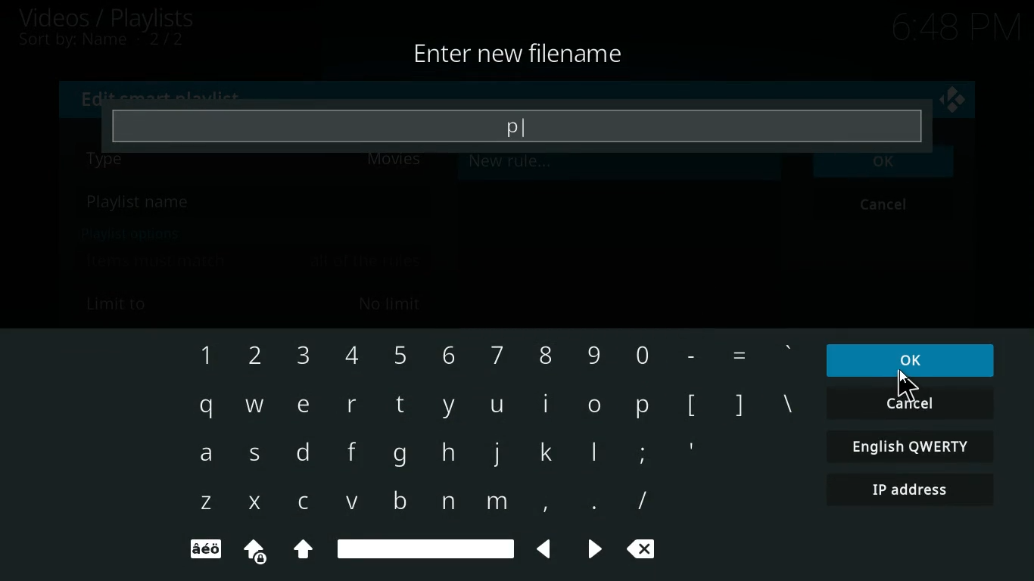  What do you see at coordinates (550, 452) in the screenshot?
I see `k` at bounding box center [550, 452].